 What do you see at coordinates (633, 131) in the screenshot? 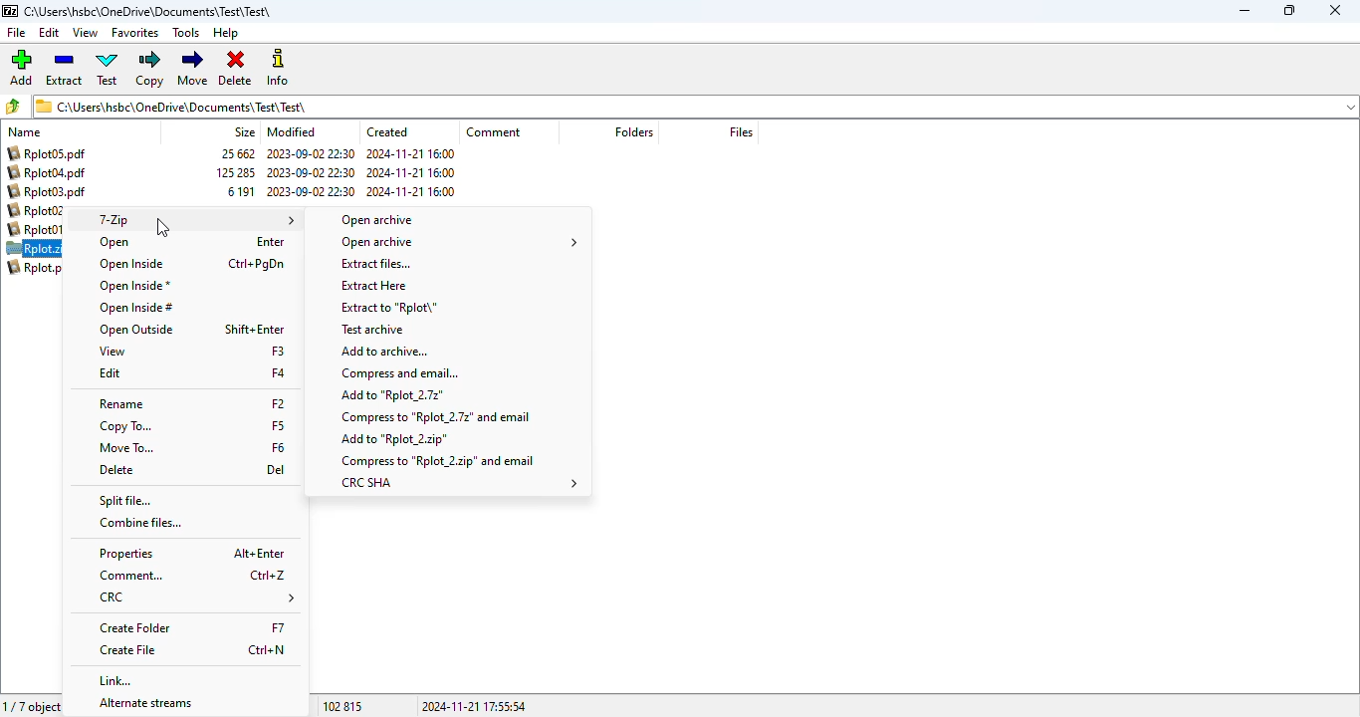
I see `folders` at bounding box center [633, 131].